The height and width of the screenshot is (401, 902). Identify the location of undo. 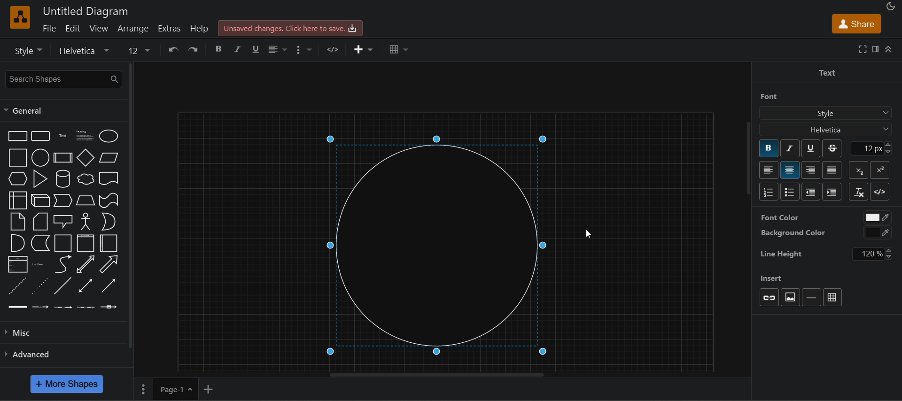
(173, 50).